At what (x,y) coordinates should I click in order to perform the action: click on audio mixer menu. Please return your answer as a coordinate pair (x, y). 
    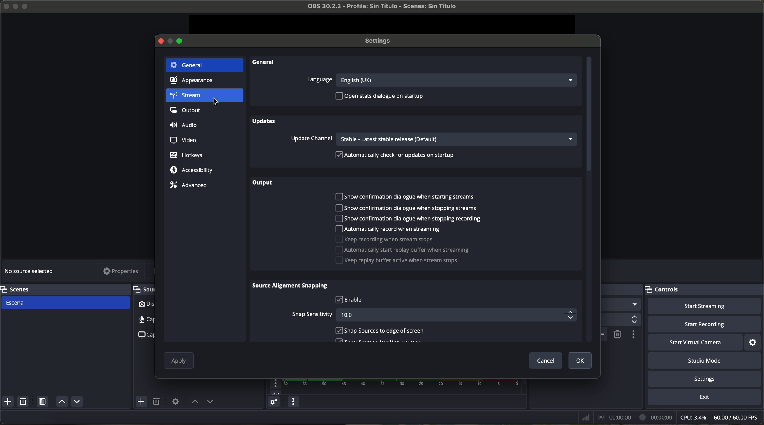
    Looking at the image, I should click on (292, 402).